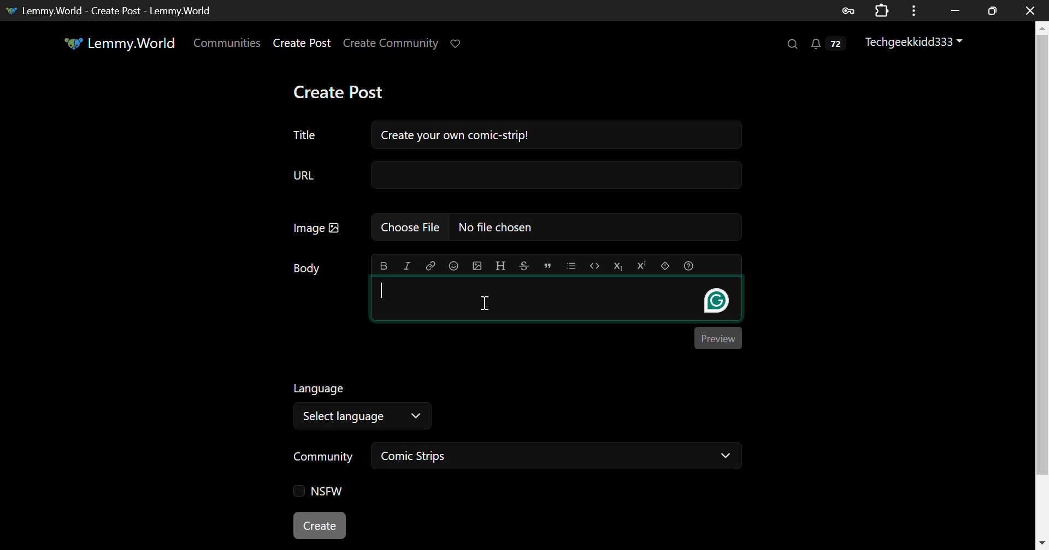  I want to click on Password Data Saved, so click(849, 10).